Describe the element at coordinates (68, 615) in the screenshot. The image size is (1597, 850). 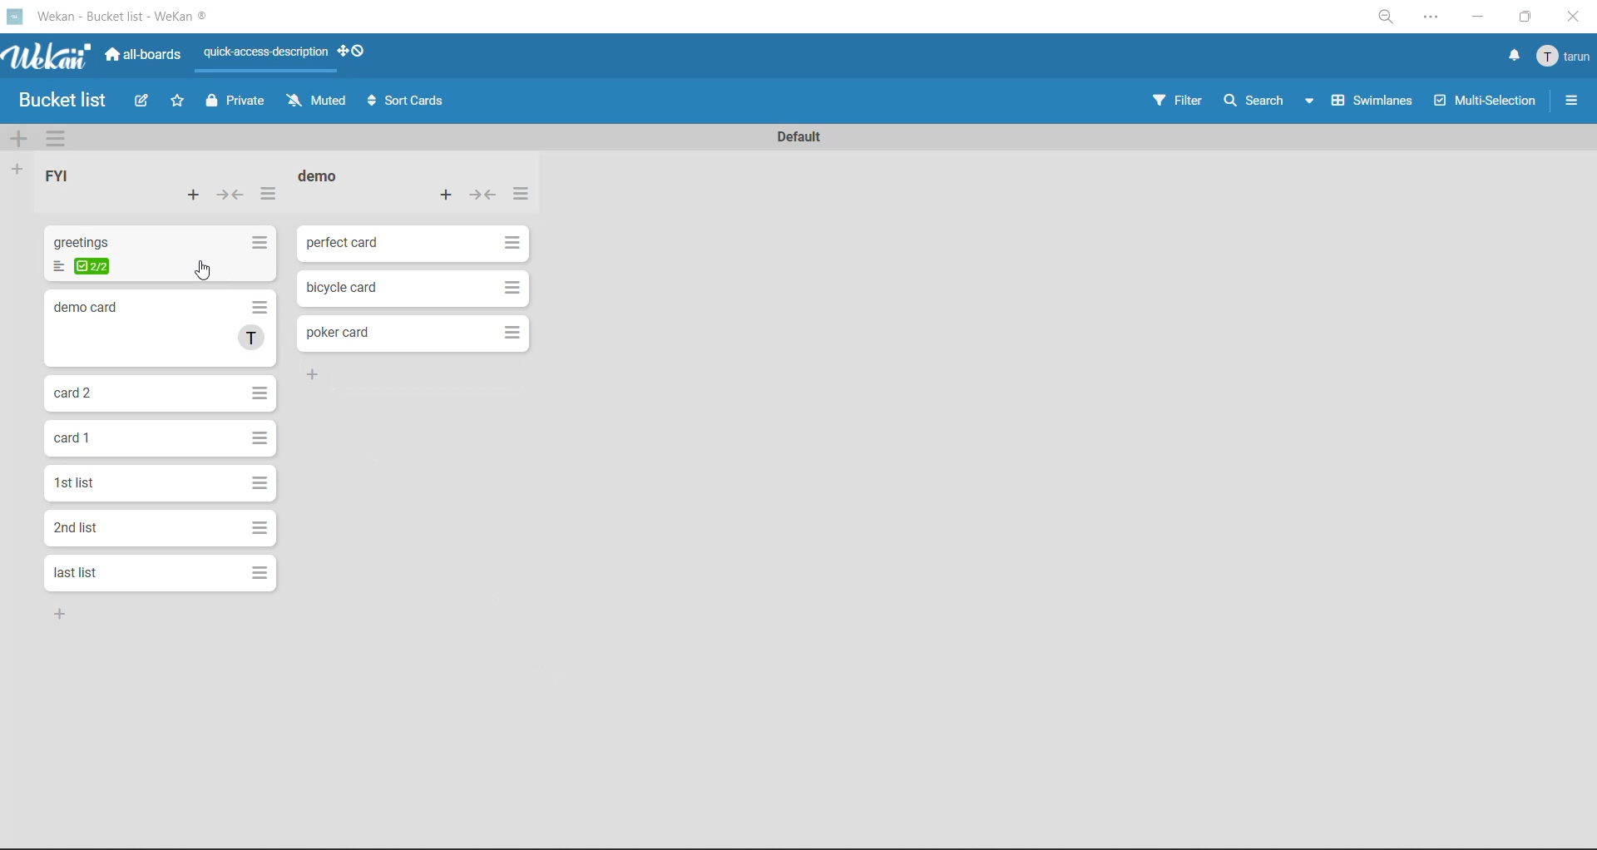
I see `add` at that location.